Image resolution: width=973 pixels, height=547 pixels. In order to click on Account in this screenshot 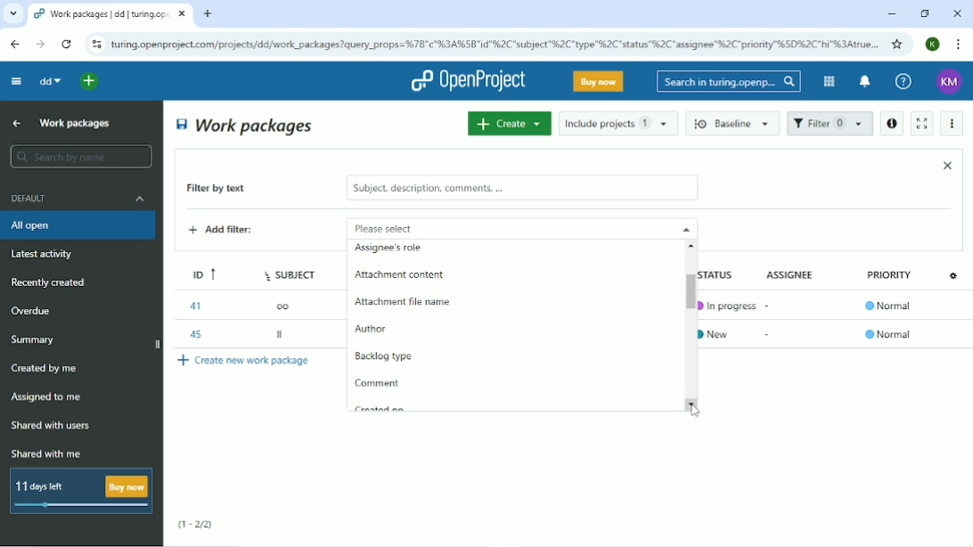, I will do `click(950, 82)`.